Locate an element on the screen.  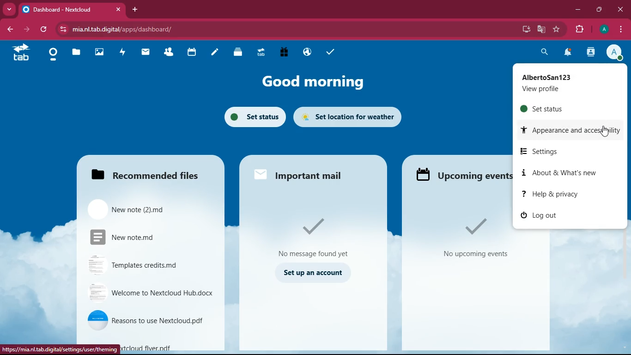
google translate is located at coordinates (540, 31).